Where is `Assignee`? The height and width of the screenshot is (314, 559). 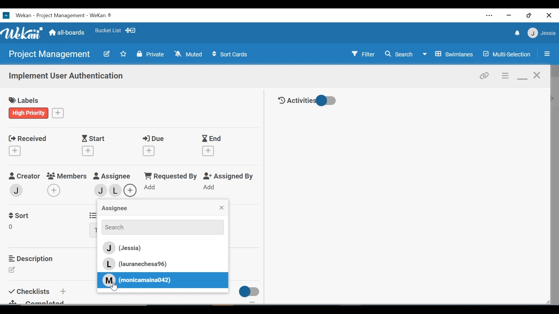 Assignee is located at coordinates (114, 209).